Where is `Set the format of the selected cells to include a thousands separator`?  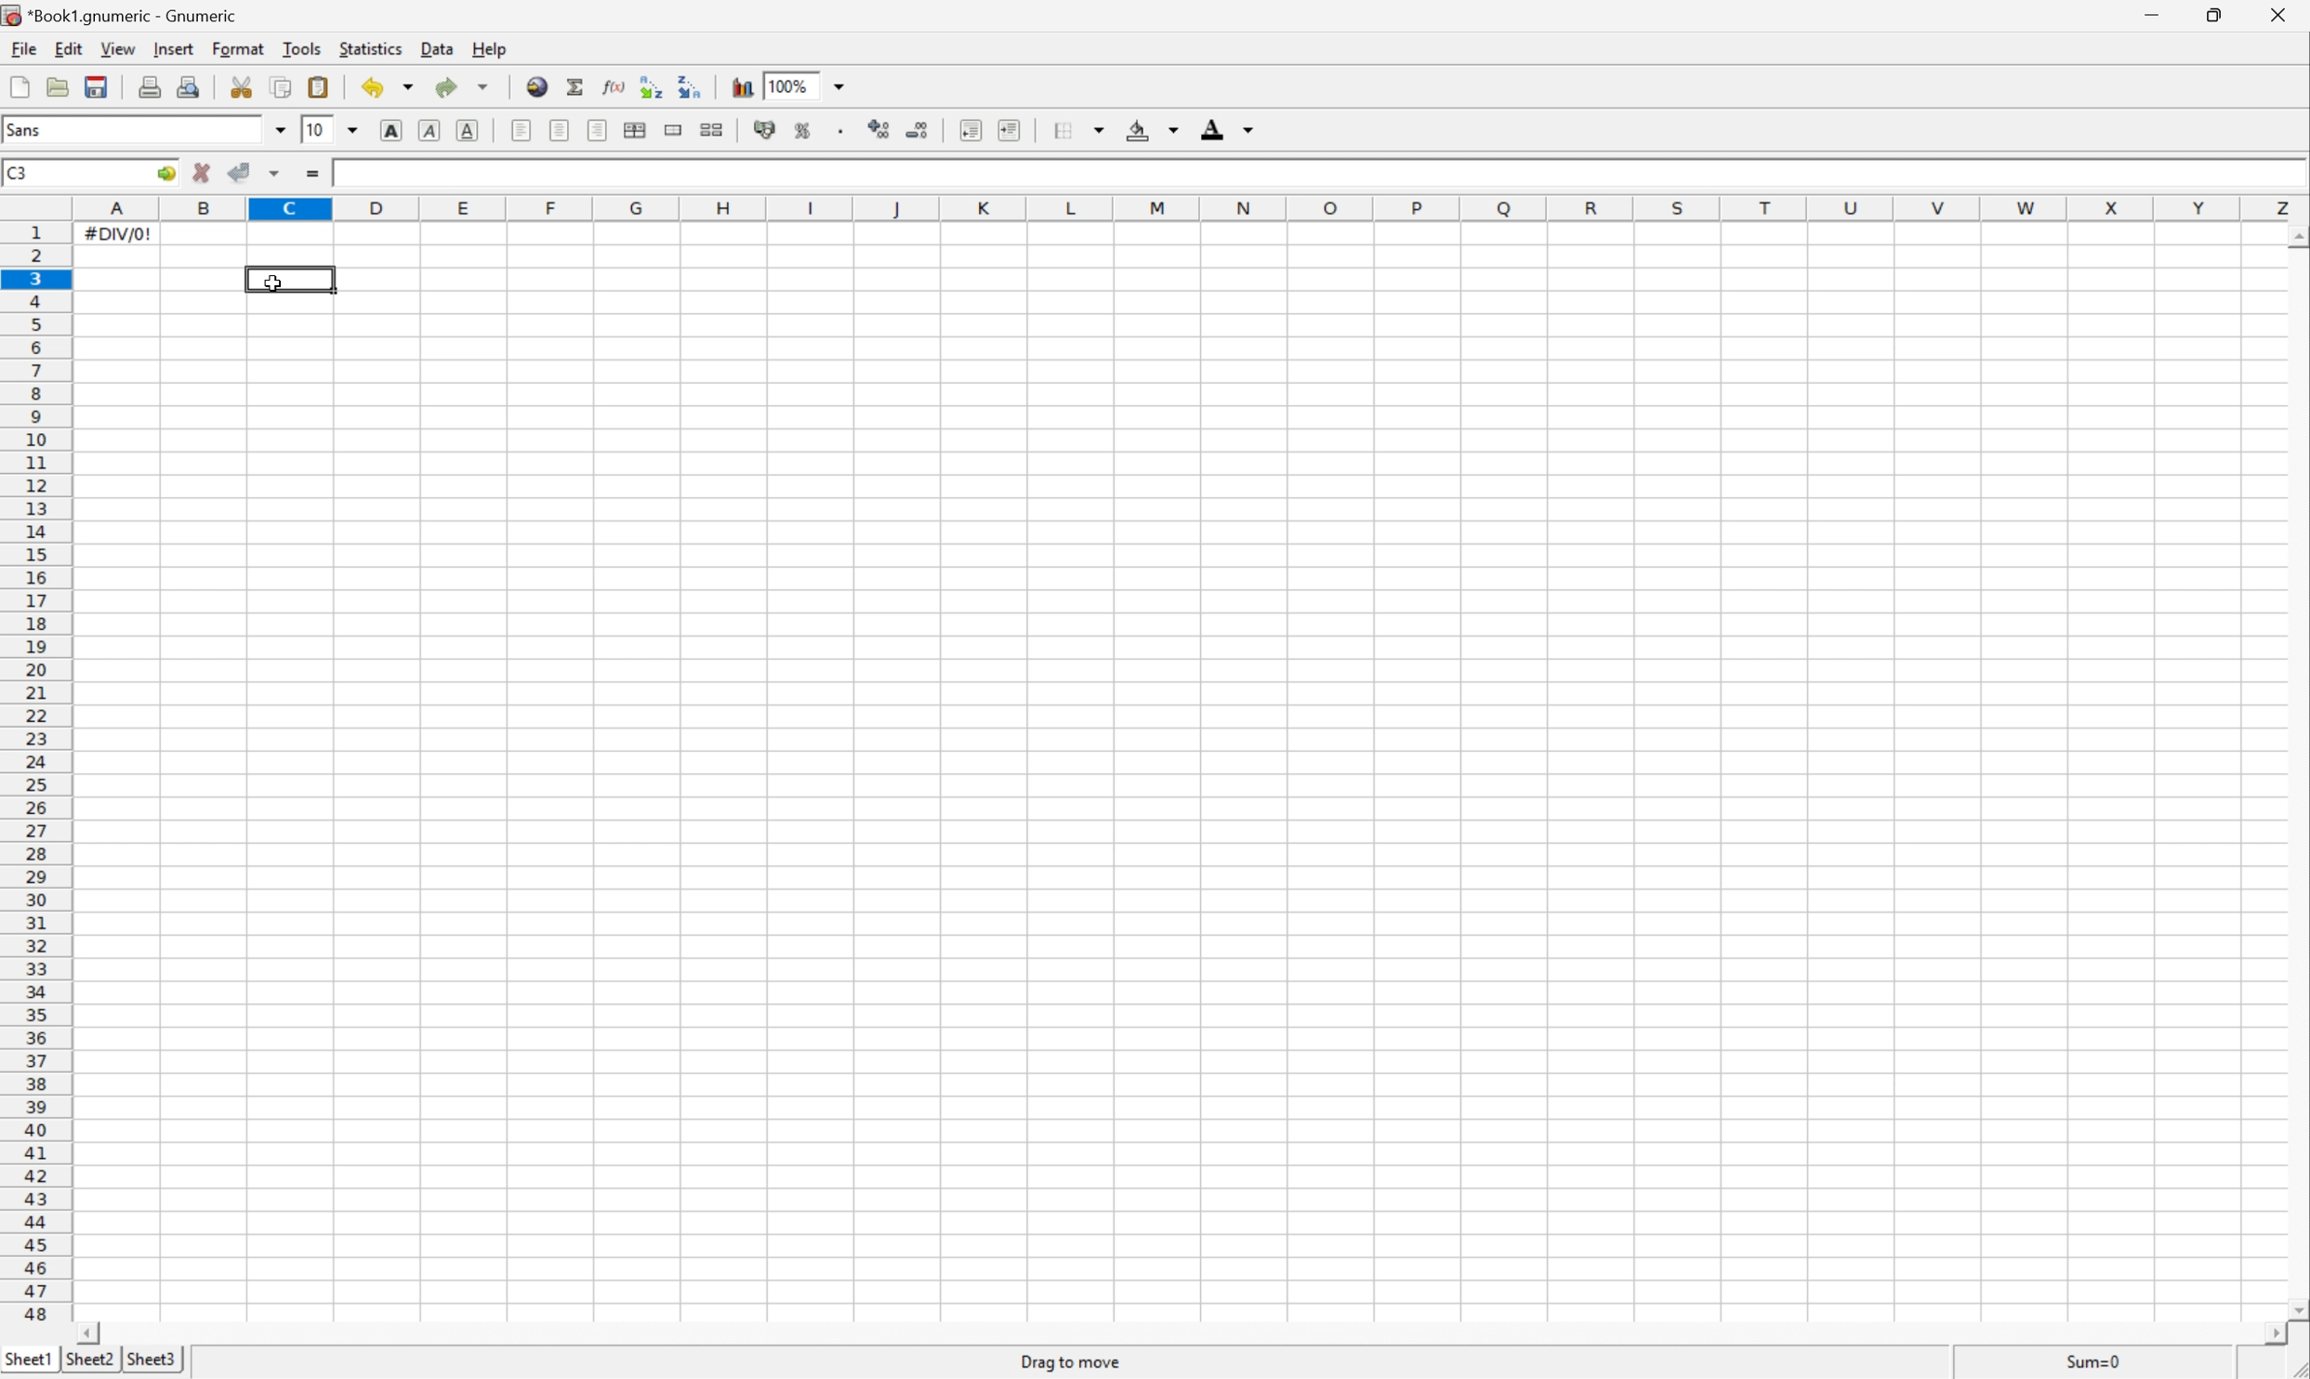
Set the format of the selected cells to include a thousands separator is located at coordinates (842, 131).